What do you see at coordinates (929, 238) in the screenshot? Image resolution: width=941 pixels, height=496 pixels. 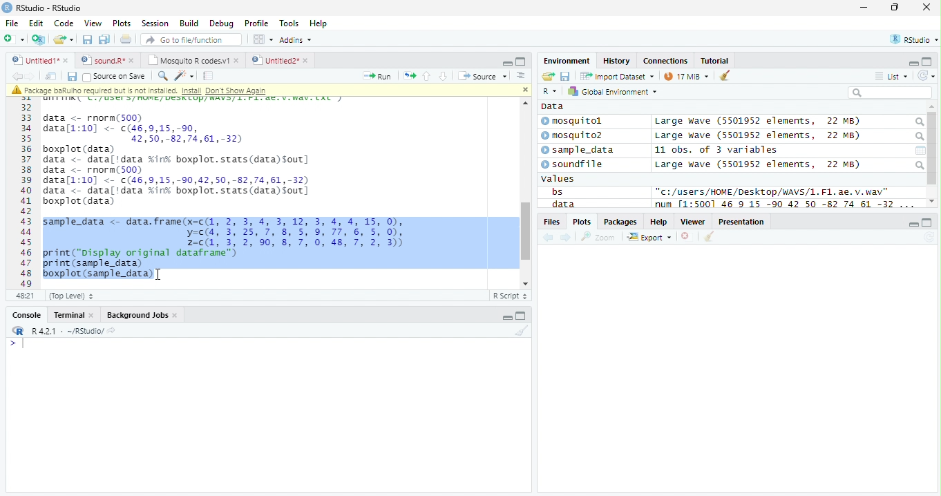 I see `Refresh` at bounding box center [929, 238].